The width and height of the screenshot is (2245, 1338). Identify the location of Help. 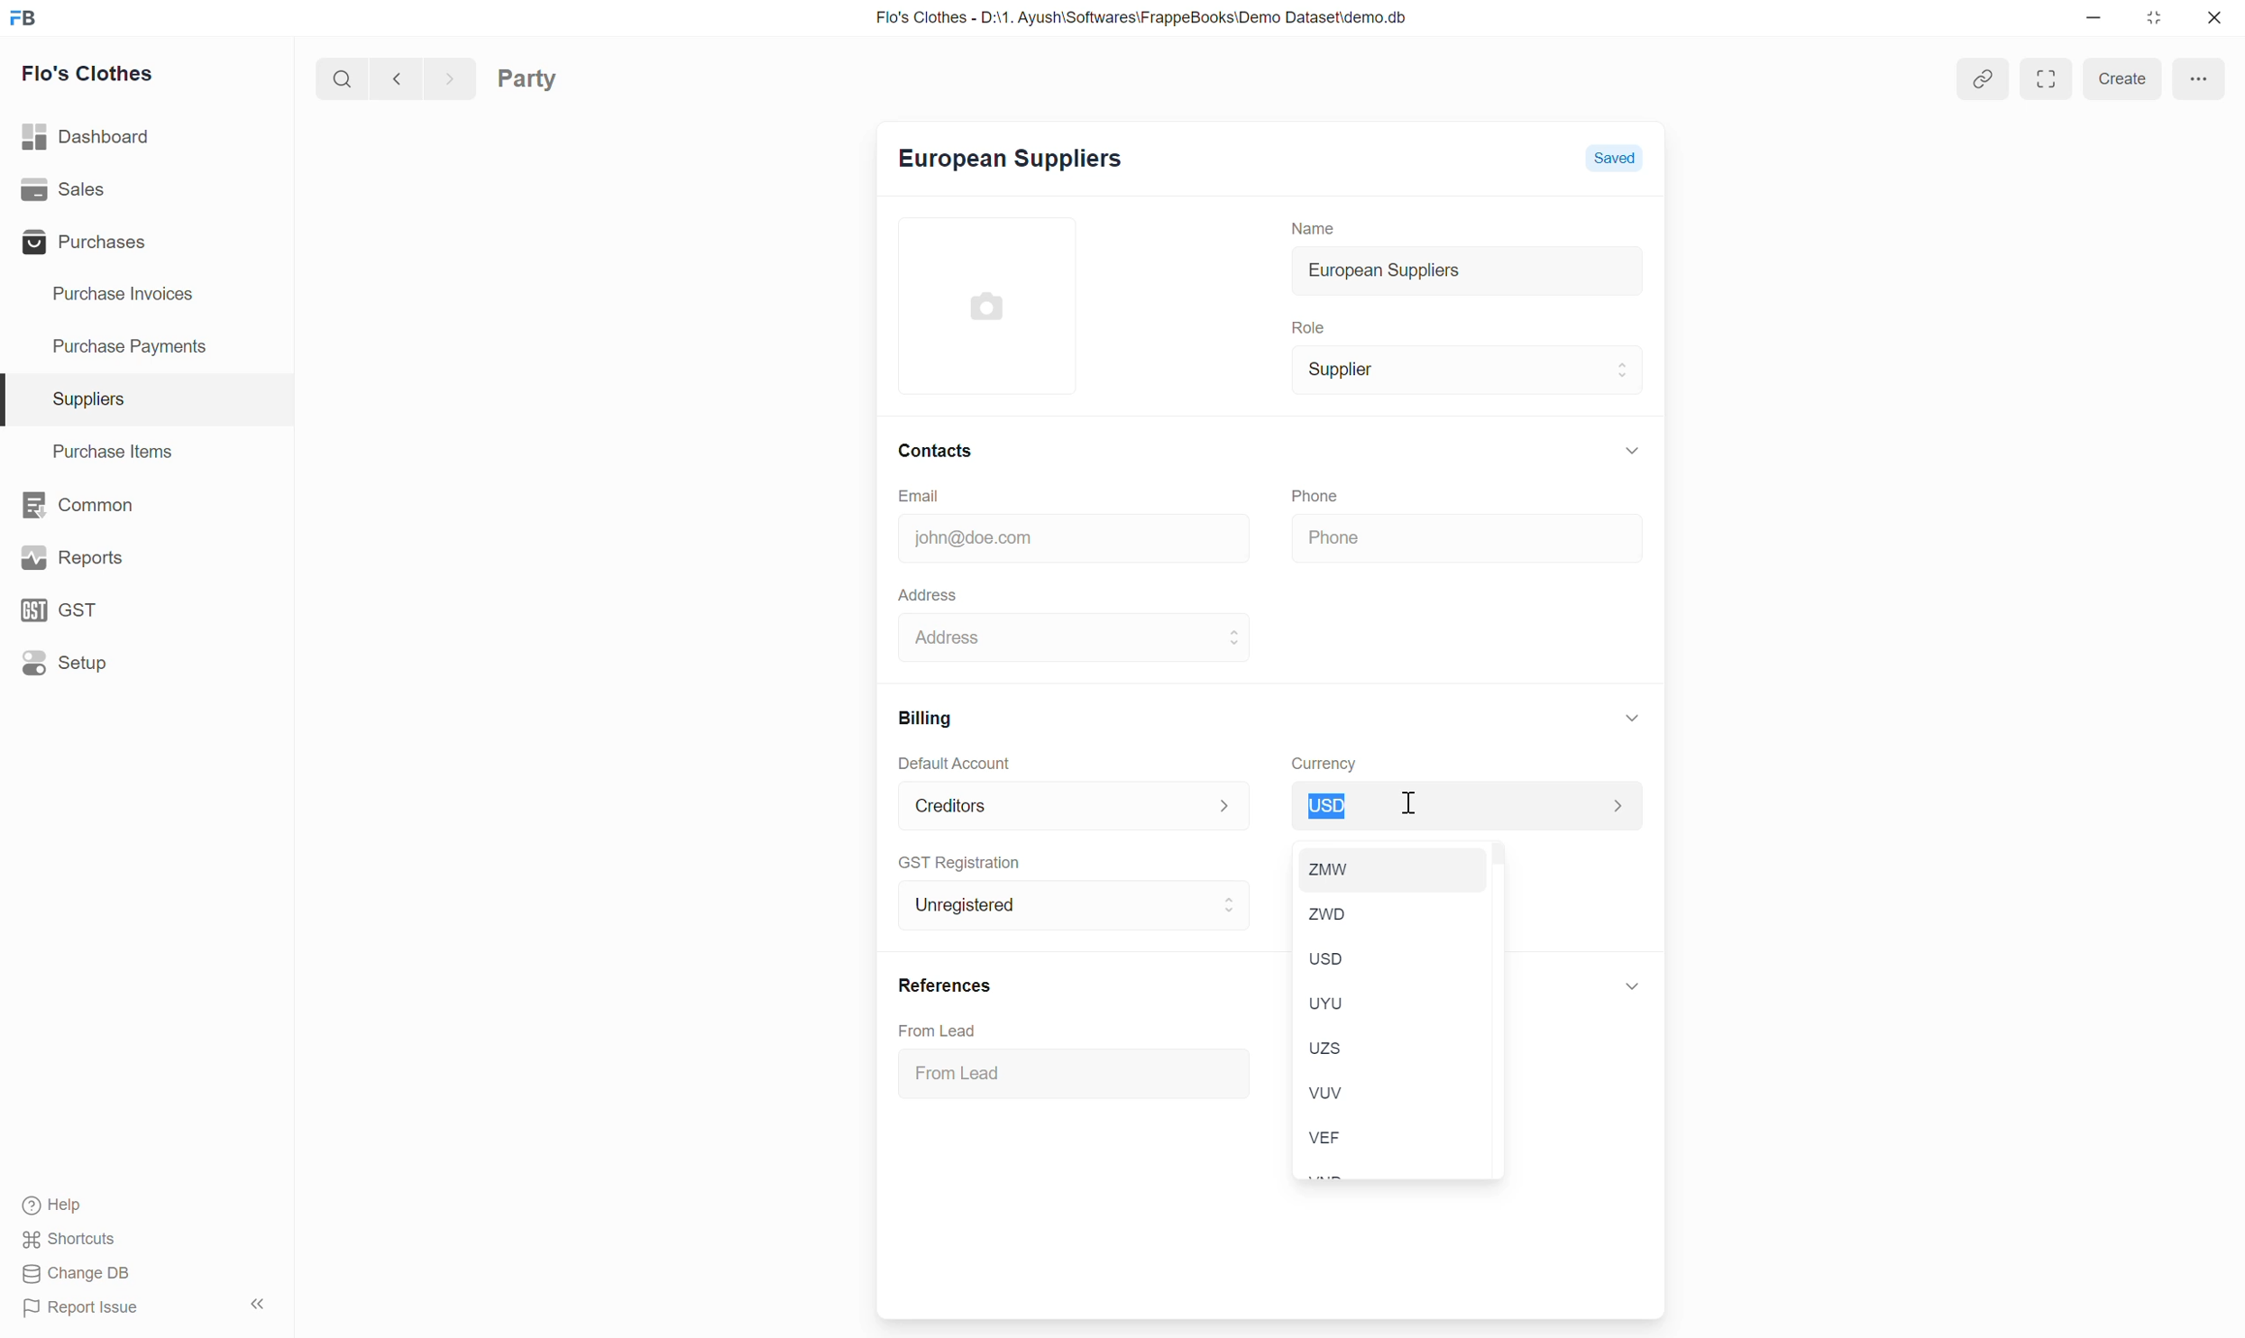
(49, 1199).